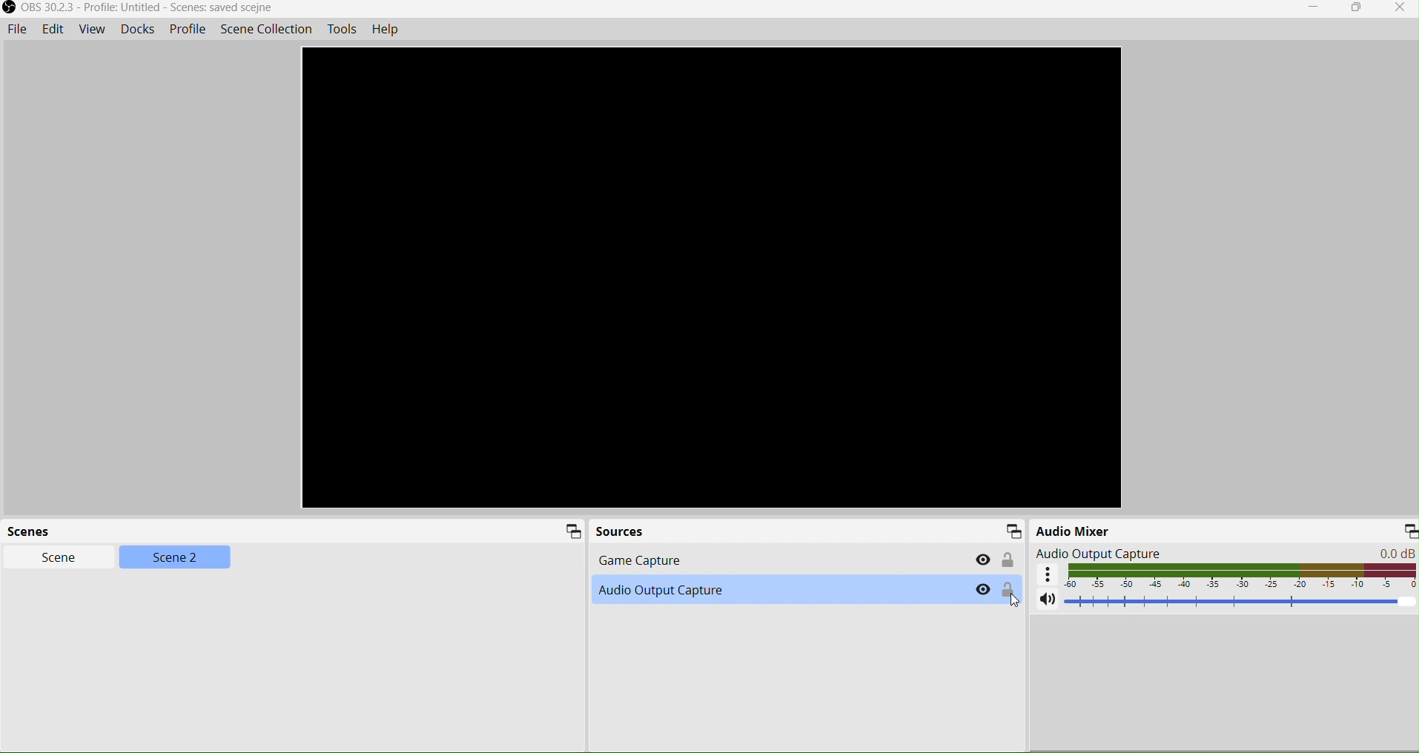 The height and width of the screenshot is (753, 1419). What do you see at coordinates (741, 560) in the screenshot?
I see `Game Capture` at bounding box center [741, 560].